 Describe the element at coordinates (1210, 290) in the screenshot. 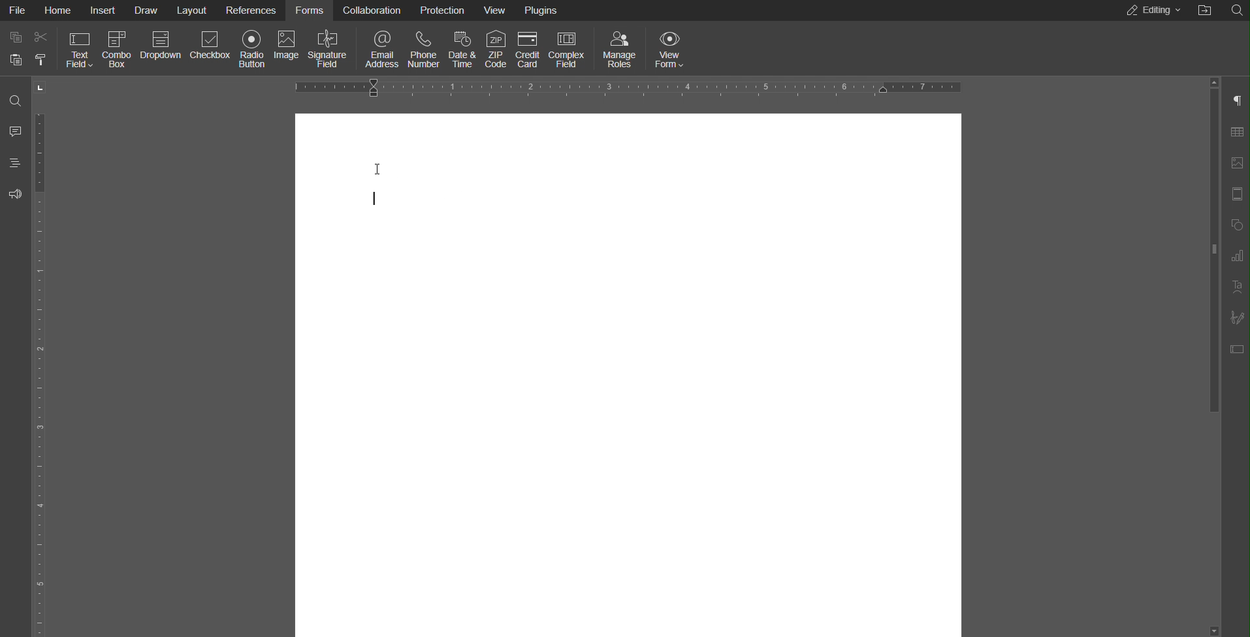

I see `slider` at that location.